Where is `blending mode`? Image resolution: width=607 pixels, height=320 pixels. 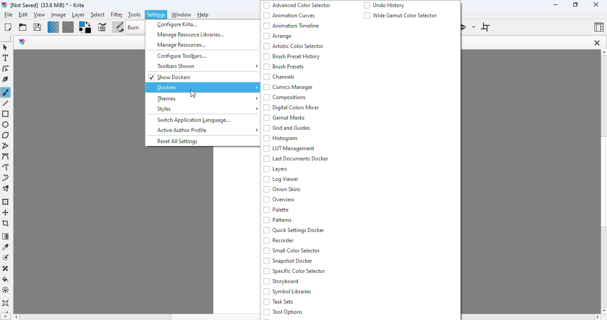
blending mode is located at coordinates (136, 27).